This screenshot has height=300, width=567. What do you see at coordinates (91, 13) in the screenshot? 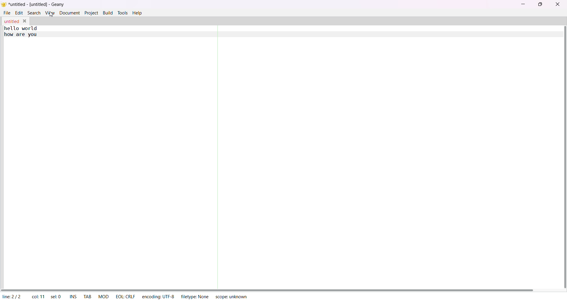
I see `project` at bounding box center [91, 13].